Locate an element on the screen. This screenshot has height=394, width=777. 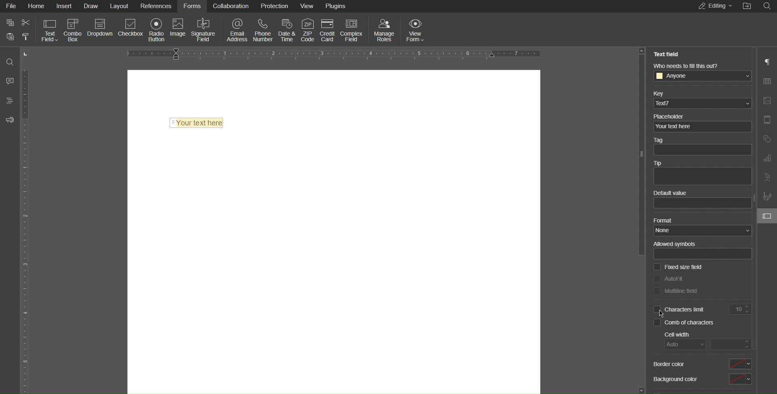
Home is located at coordinates (36, 6).